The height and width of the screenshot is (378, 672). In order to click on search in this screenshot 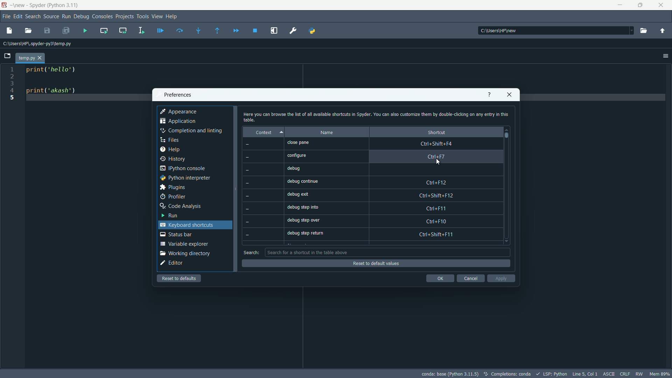, I will do `click(251, 252)`.